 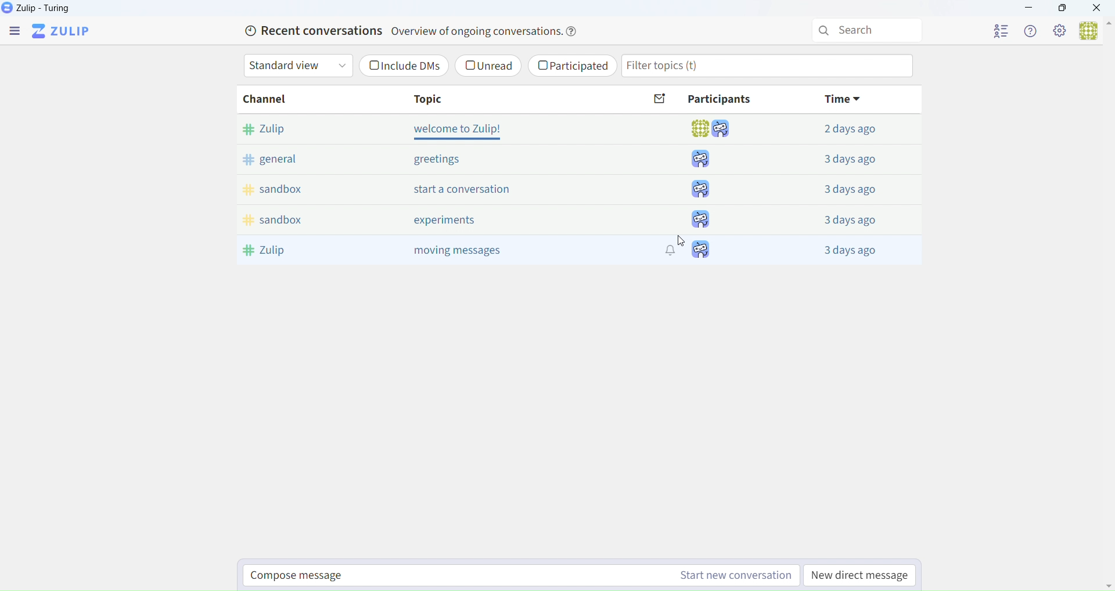 What do you see at coordinates (274, 100) in the screenshot?
I see `channel` at bounding box center [274, 100].